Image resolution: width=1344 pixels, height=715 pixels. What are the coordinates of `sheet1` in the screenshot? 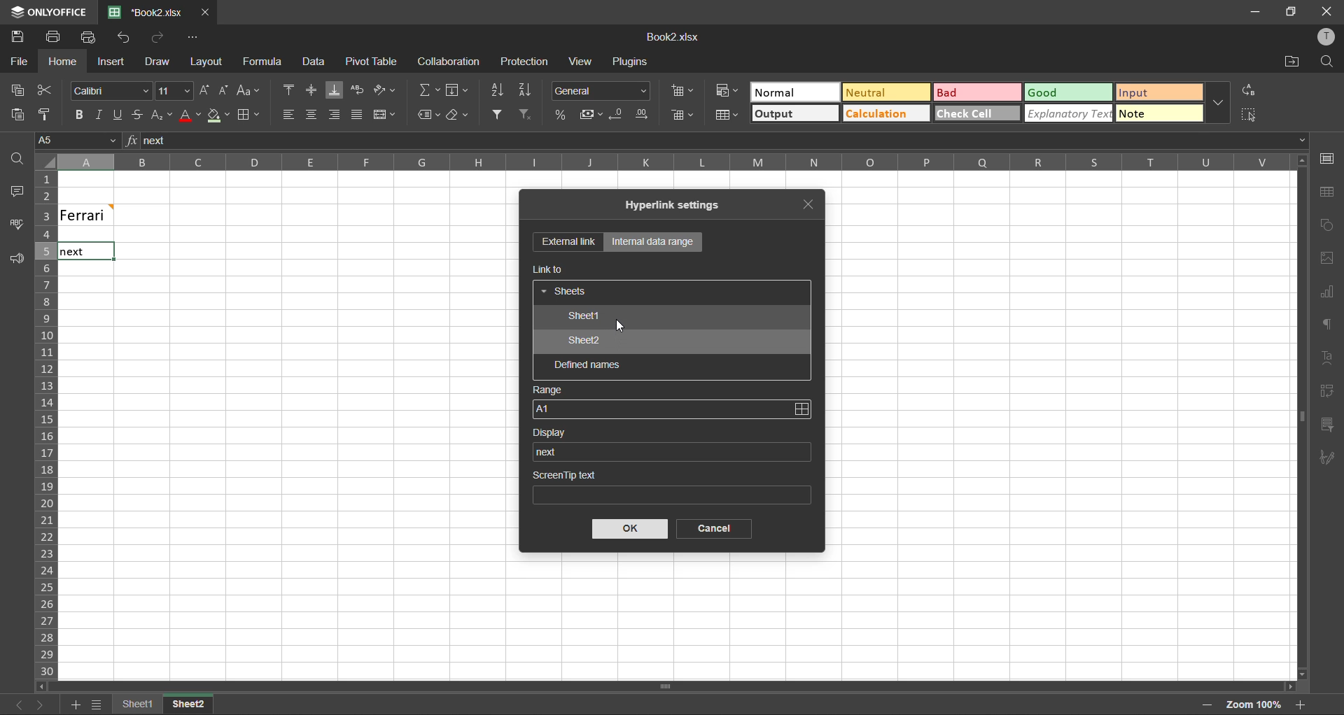 It's located at (582, 318).